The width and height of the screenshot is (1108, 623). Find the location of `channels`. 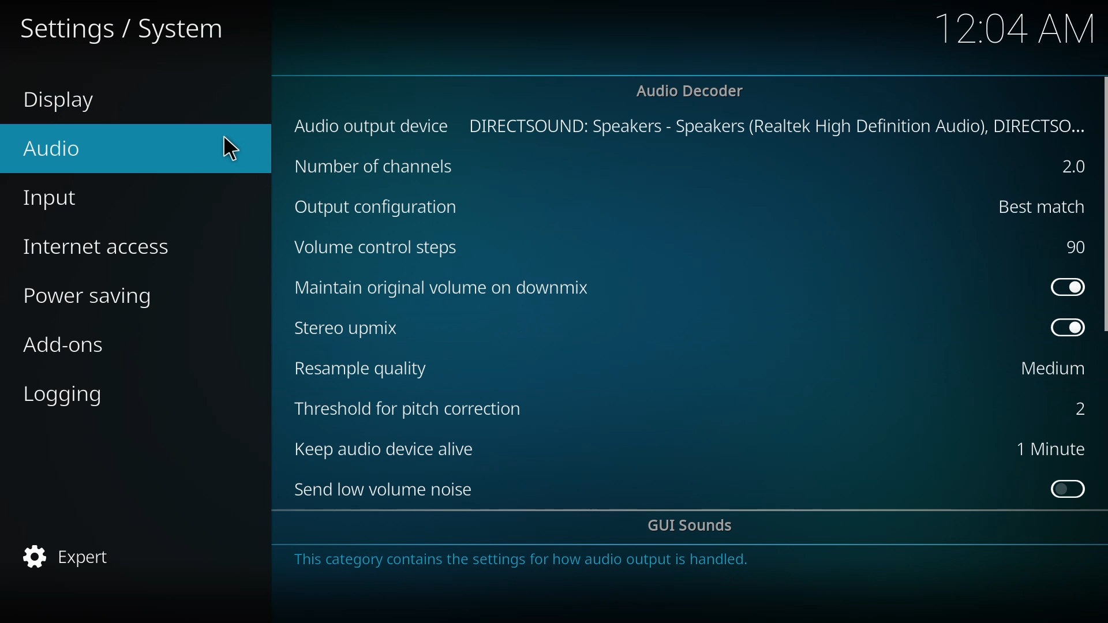

channels is located at coordinates (379, 164).